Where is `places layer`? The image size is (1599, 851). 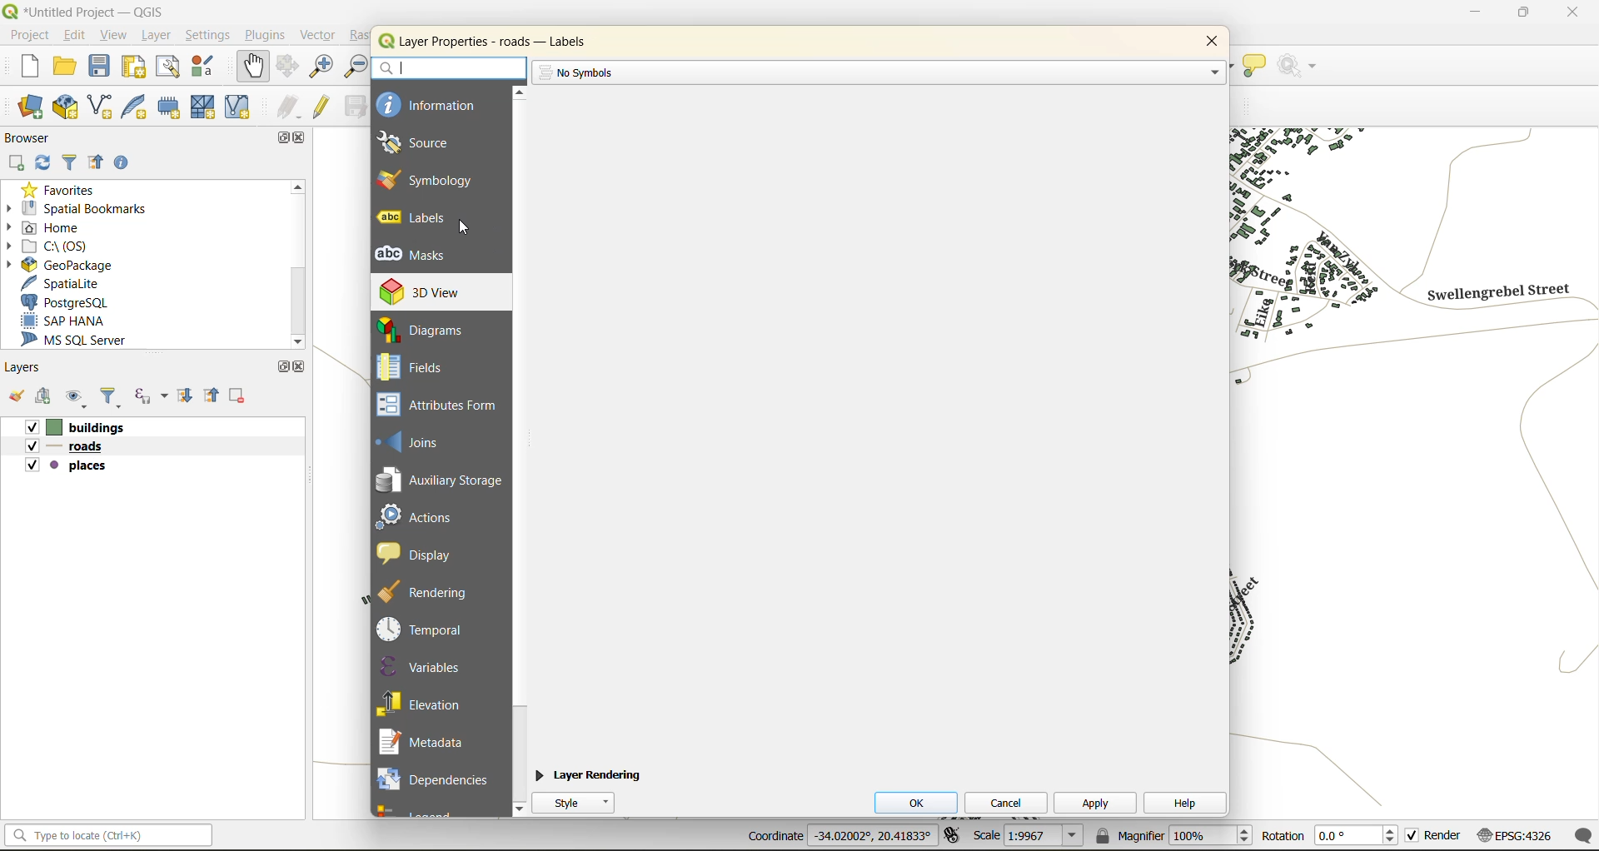 places layer is located at coordinates (67, 466).